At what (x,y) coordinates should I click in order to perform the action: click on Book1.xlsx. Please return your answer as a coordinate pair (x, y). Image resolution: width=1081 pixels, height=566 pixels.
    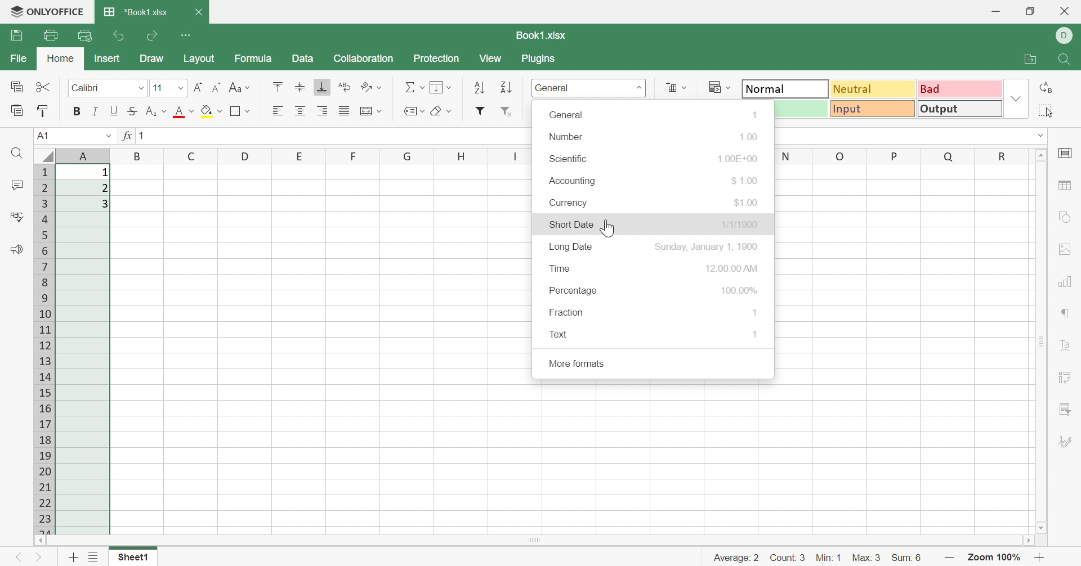
    Looking at the image, I should click on (542, 34).